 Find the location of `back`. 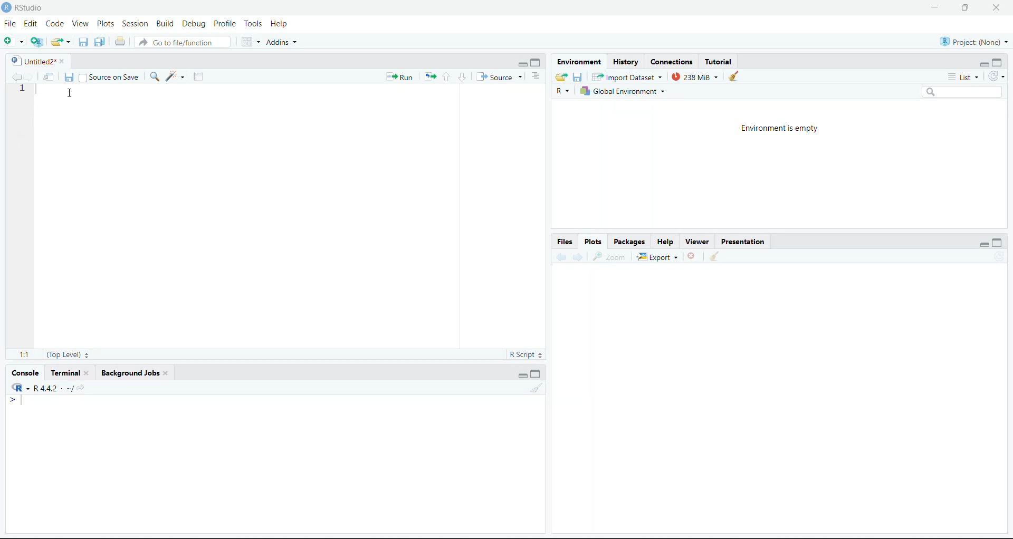

back is located at coordinates (560, 257).